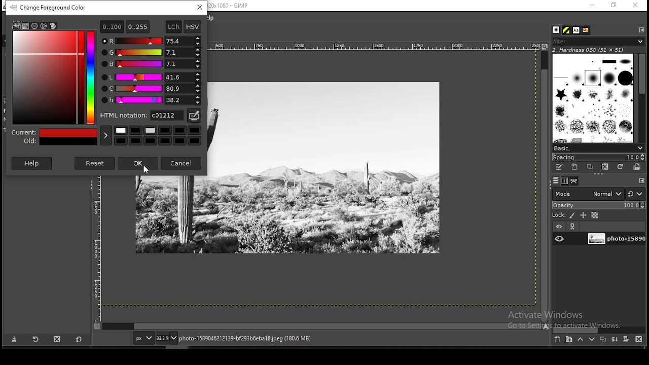 This screenshot has width=649, height=365. I want to click on html notation, so click(141, 115).